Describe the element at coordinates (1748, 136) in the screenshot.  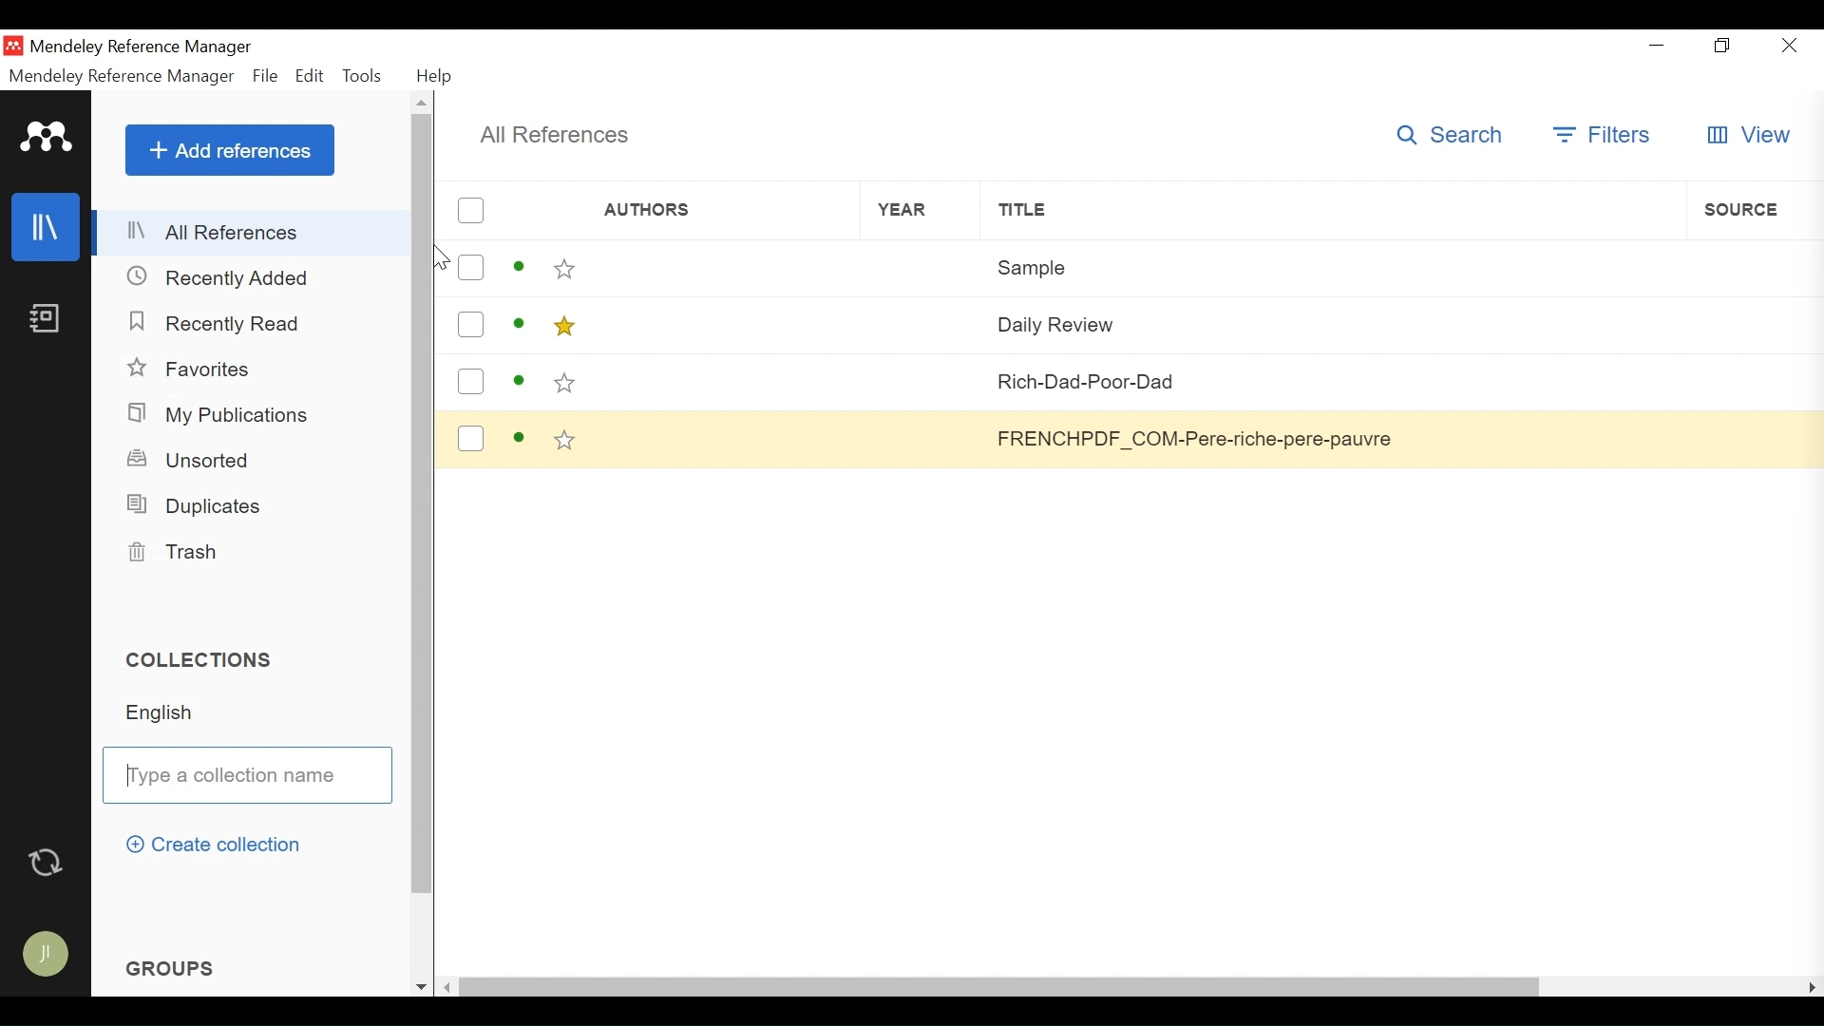
I see `View` at that location.